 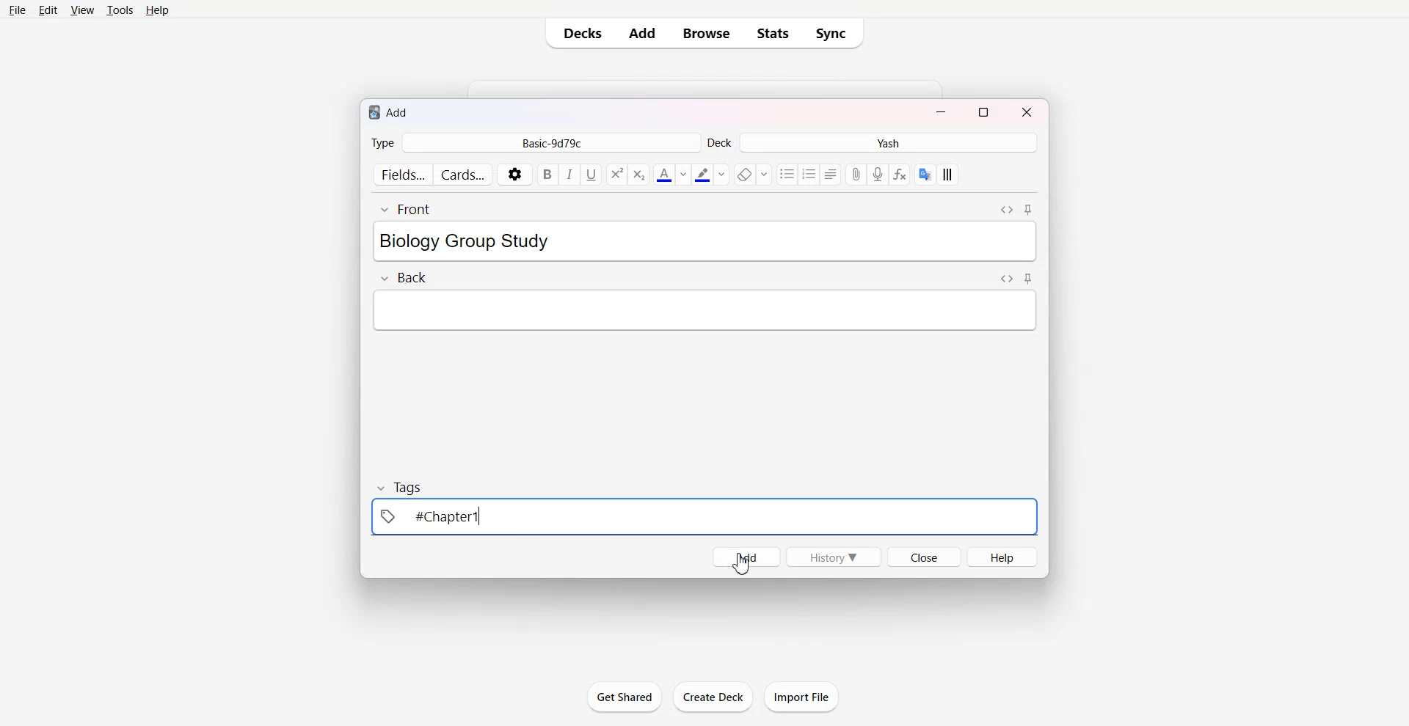 What do you see at coordinates (835, 34) in the screenshot?
I see `Sync` at bounding box center [835, 34].